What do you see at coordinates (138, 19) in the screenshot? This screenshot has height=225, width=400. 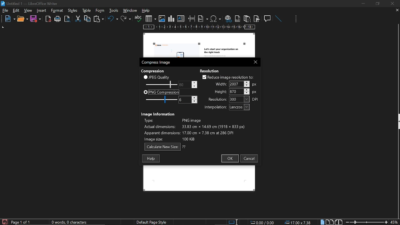 I see `spelling` at bounding box center [138, 19].